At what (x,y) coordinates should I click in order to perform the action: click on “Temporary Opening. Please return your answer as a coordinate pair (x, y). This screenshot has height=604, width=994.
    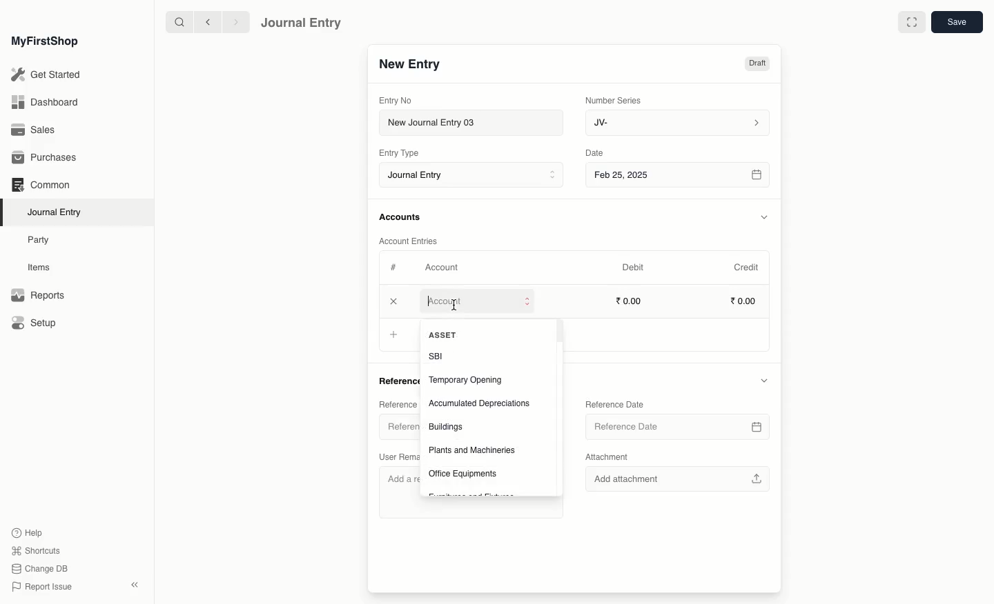
    Looking at the image, I should click on (465, 380).